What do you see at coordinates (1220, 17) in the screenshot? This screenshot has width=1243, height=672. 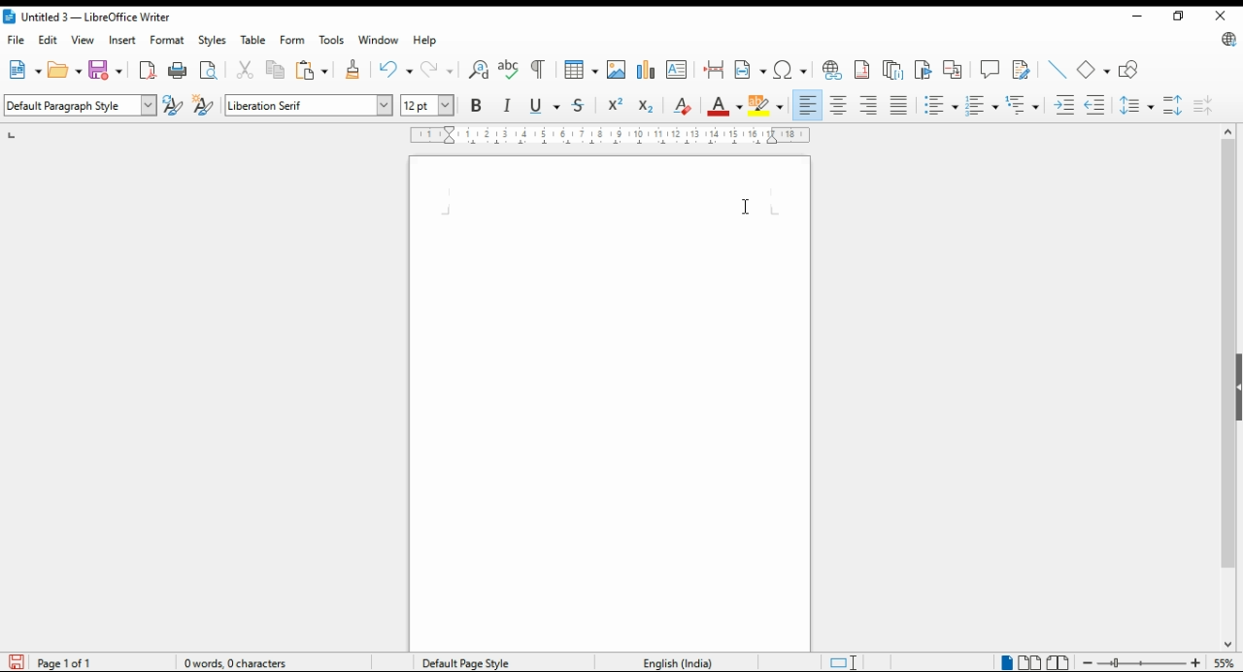 I see `close window` at bounding box center [1220, 17].